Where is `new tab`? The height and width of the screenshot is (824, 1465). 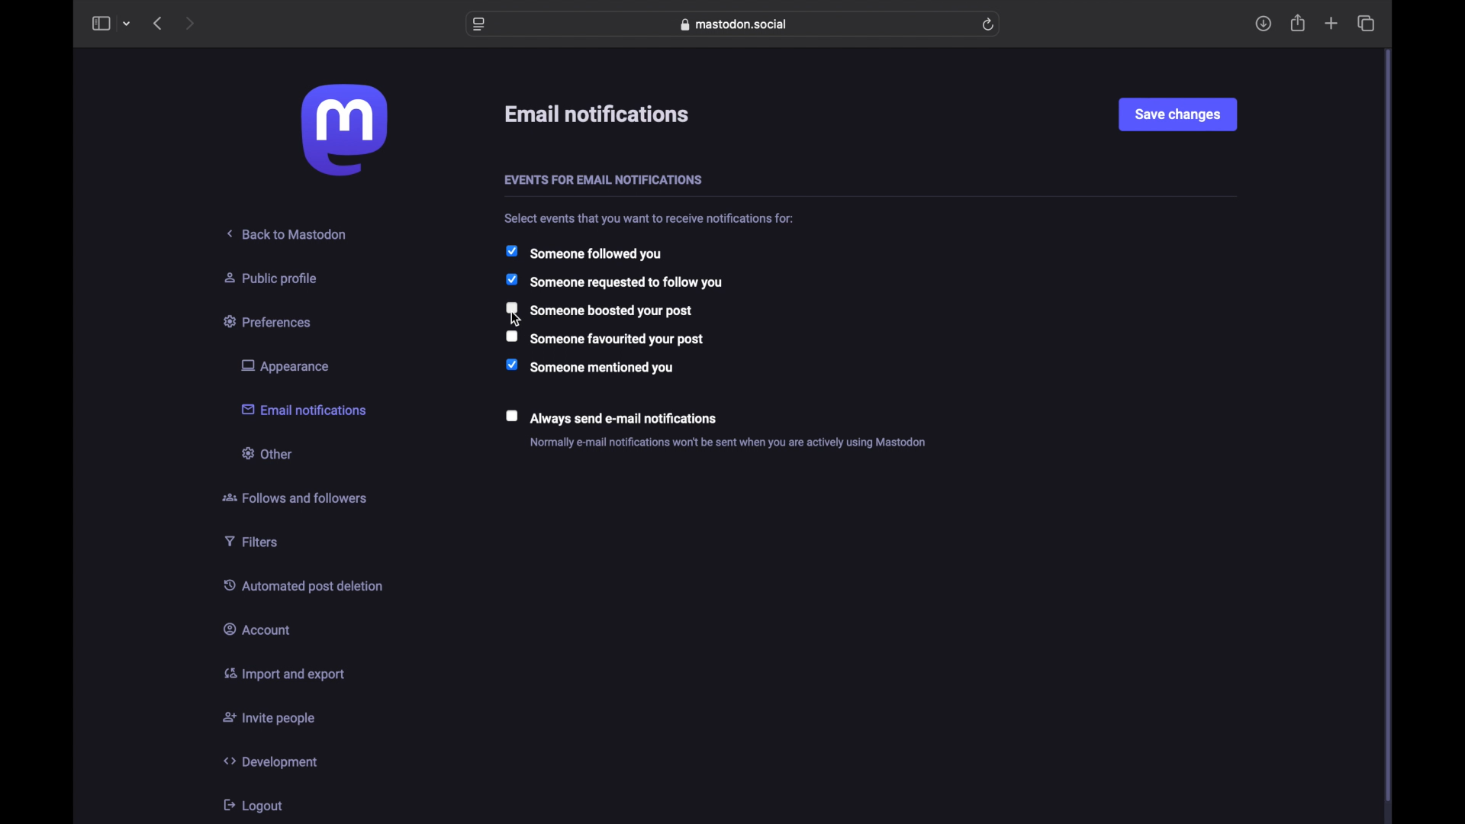 new tab is located at coordinates (1331, 24).